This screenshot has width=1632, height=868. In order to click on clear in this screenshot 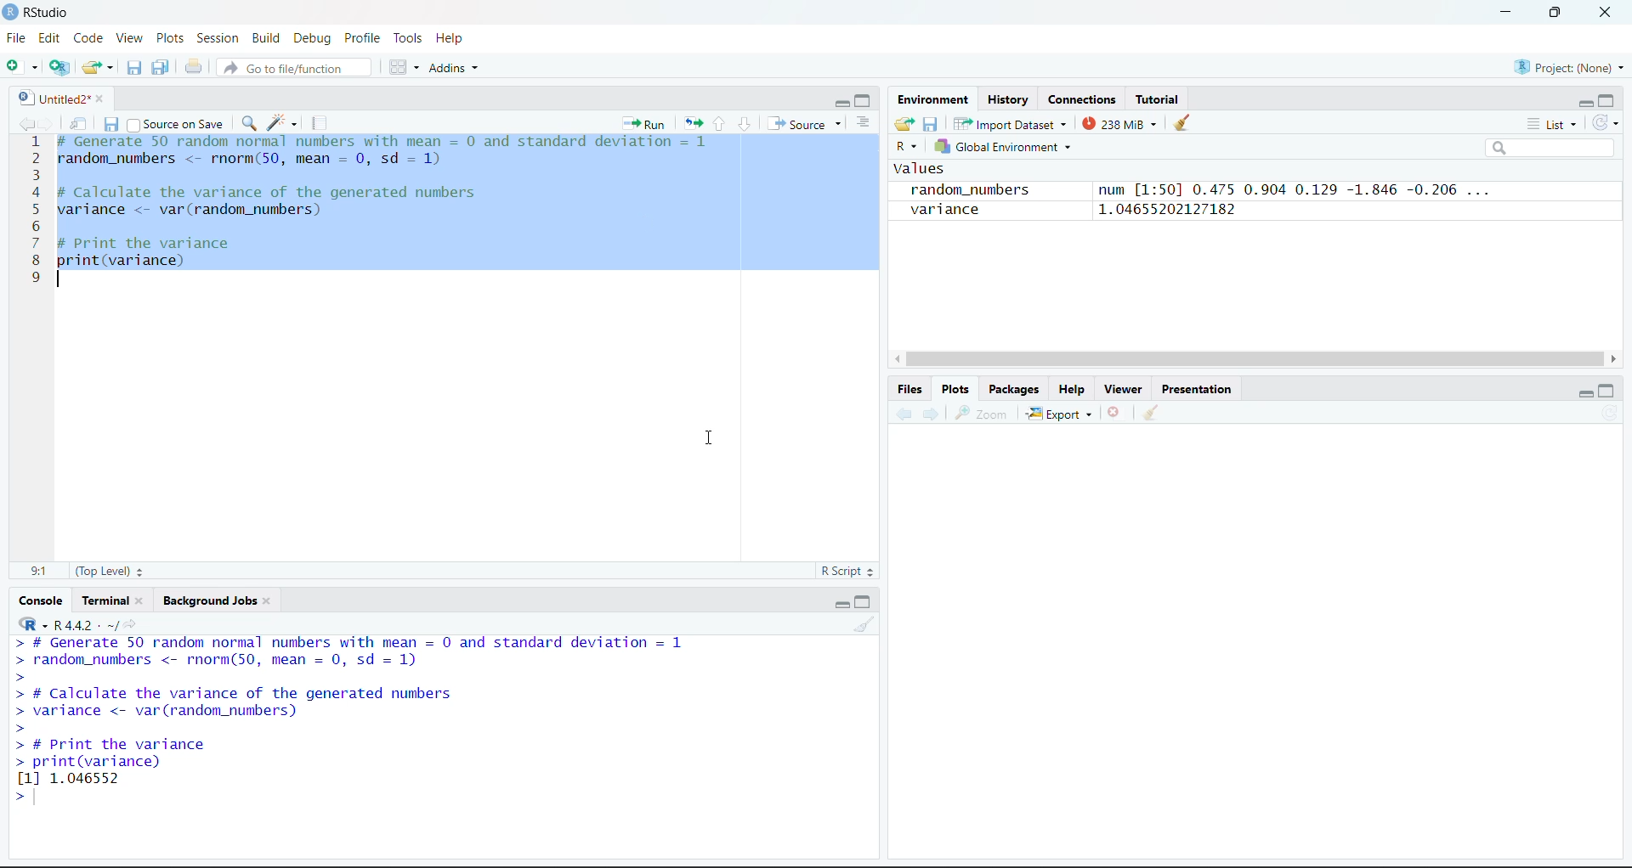, I will do `click(1182, 122)`.